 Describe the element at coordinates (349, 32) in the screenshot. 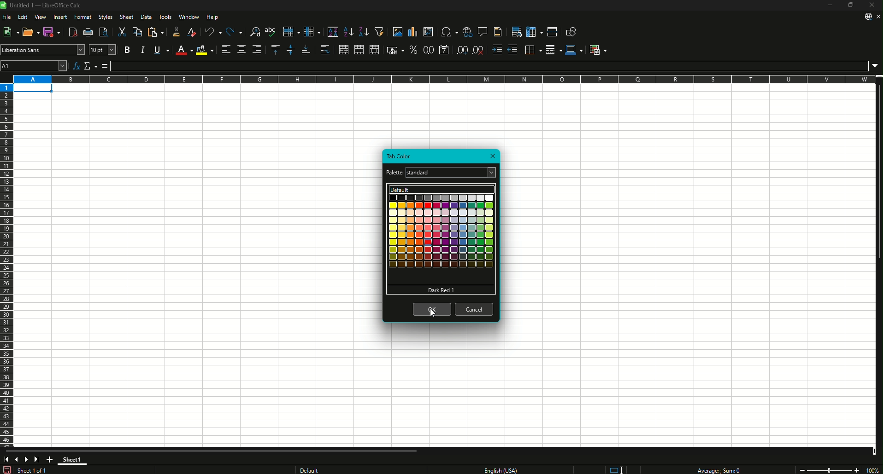

I see `Sort Ascending` at that location.